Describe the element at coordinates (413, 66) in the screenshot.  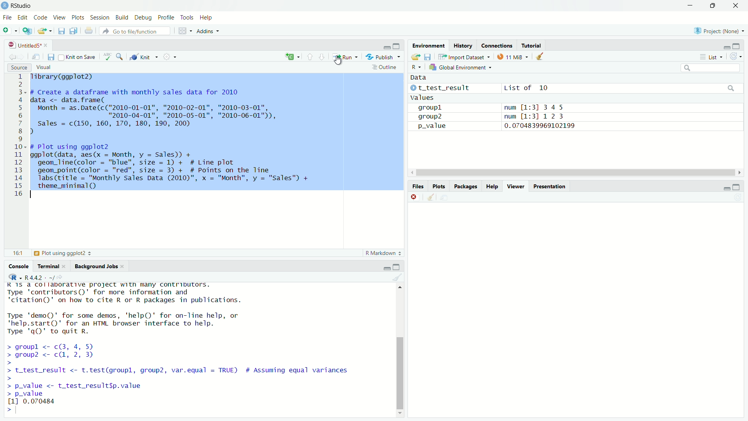
I see `R` at that location.